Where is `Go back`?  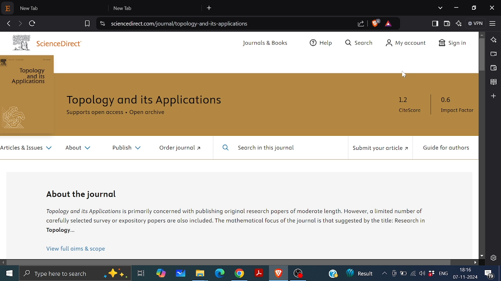
Go back is located at coordinates (9, 23).